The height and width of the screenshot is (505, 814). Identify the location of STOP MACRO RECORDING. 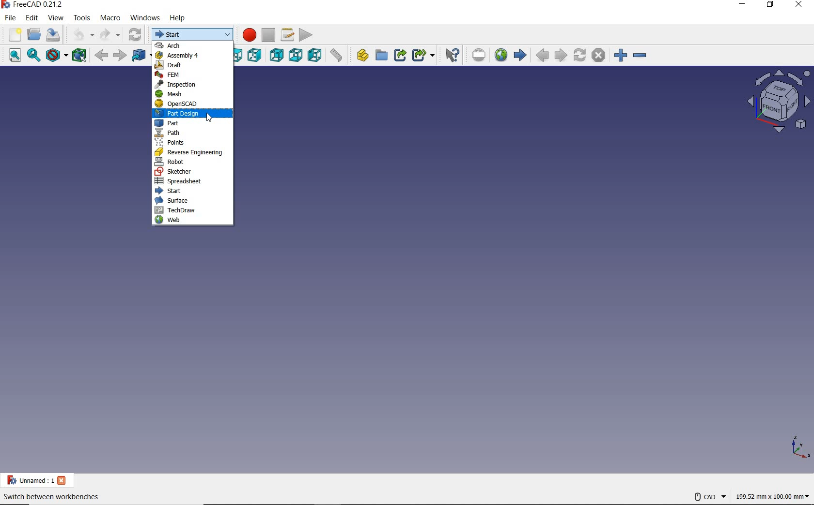
(269, 34).